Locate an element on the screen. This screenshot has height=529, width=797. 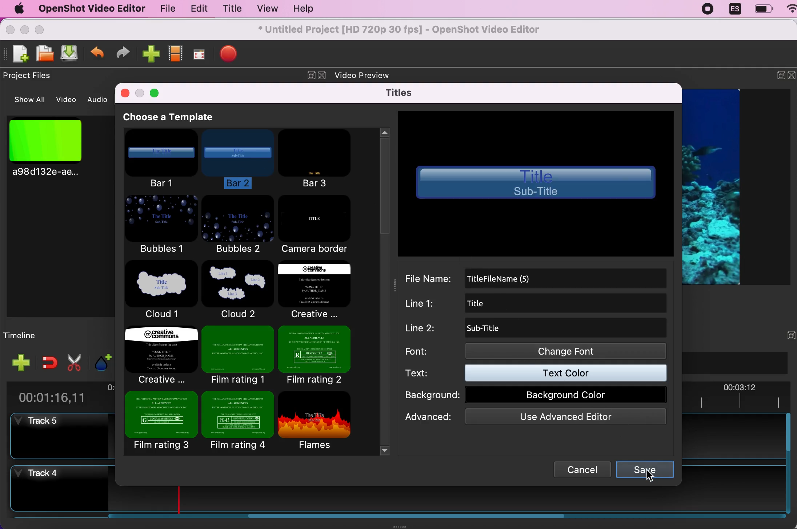
video preview is located at coordinates (368, 76).